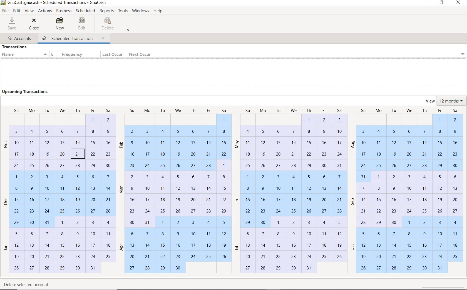 The height and width of the screenshot is (290, 467). I want to click on LAST OCCUR, so click(114, 55).